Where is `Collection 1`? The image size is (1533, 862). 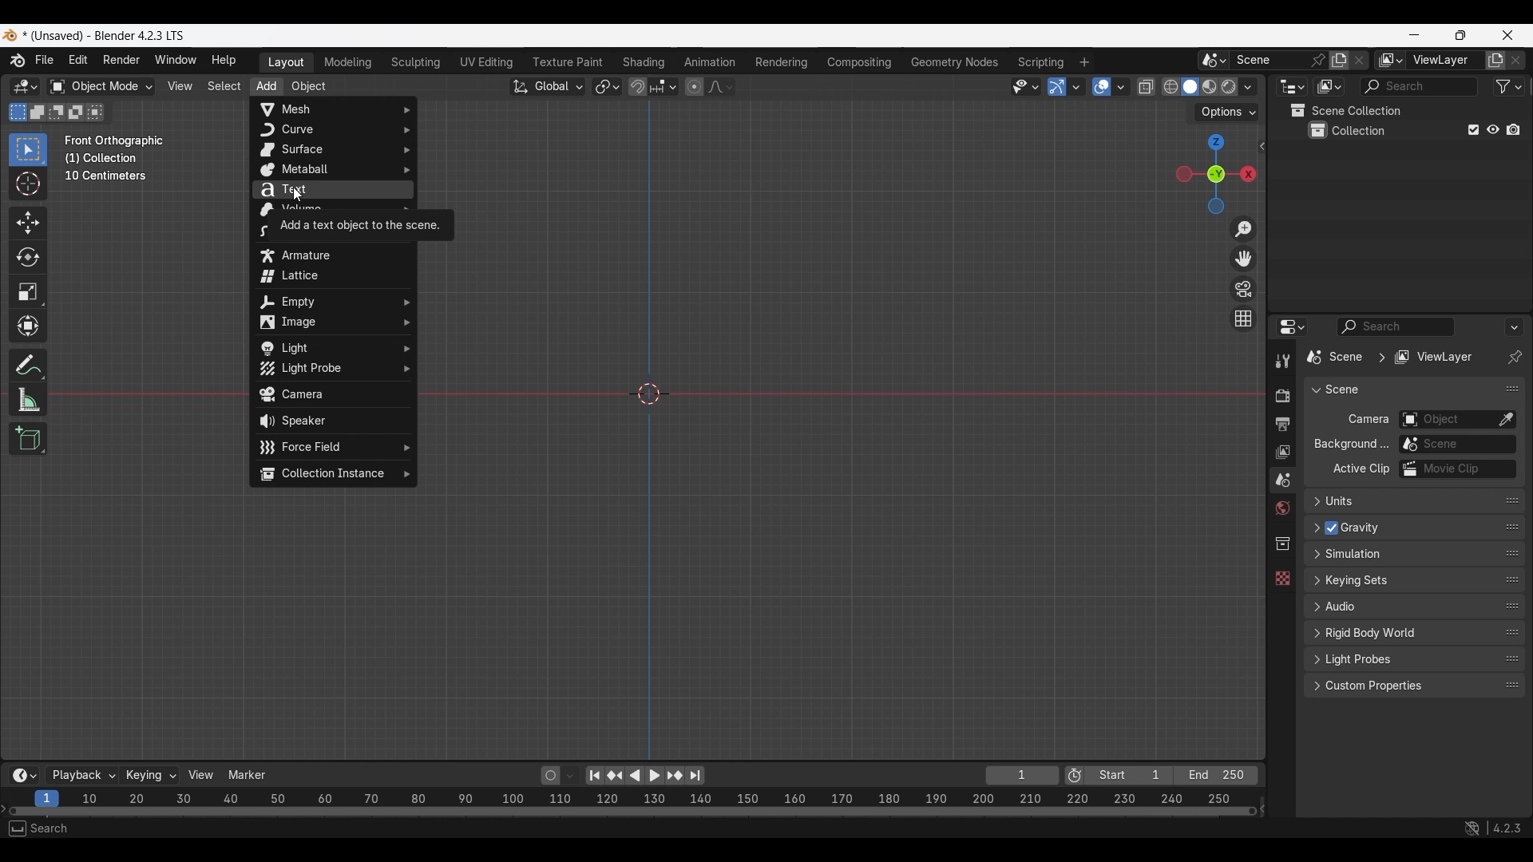
Collection 1 is located at coordinates (1351, 130).